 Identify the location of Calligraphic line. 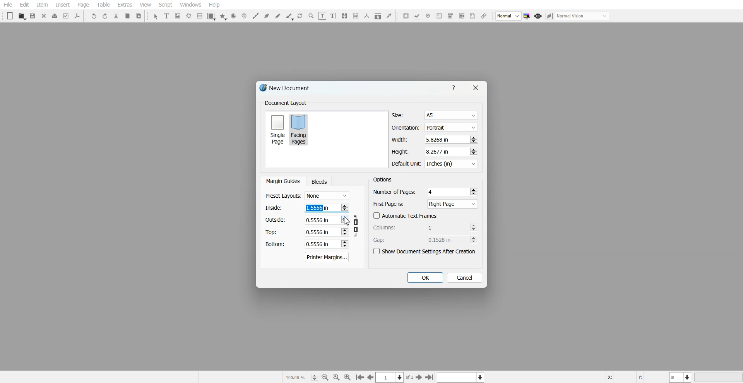
(289, 17).